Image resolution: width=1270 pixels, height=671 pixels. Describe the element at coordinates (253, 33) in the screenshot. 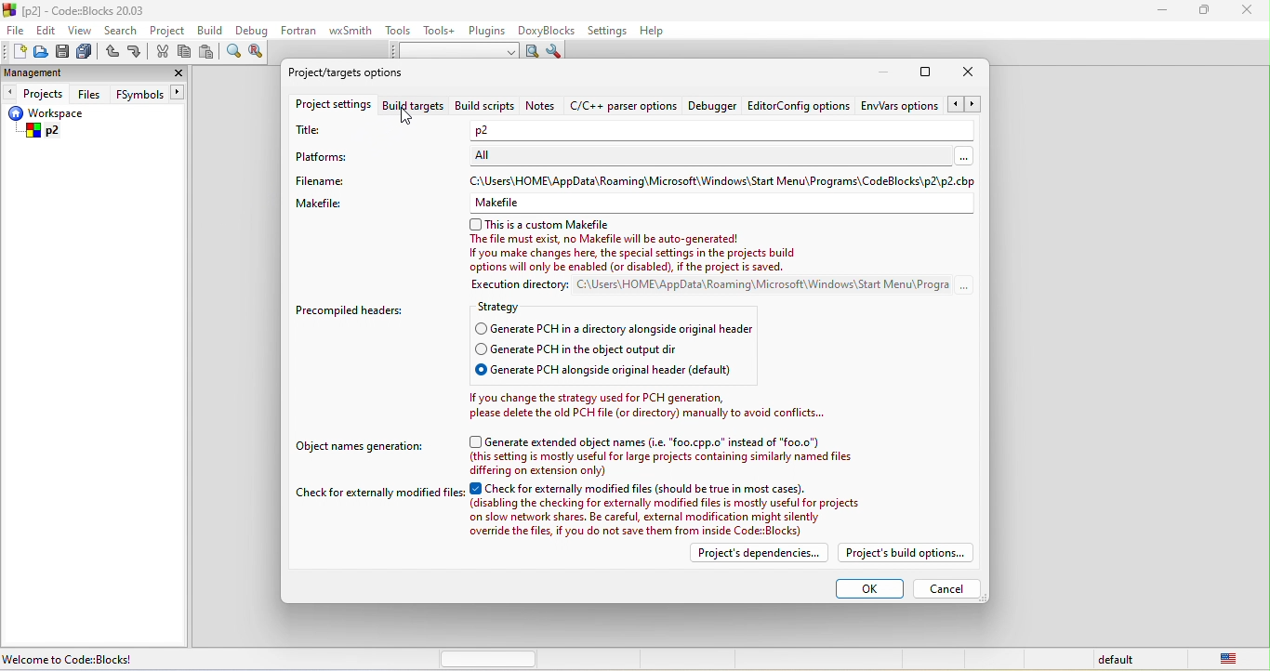

I see `debug` at that location.